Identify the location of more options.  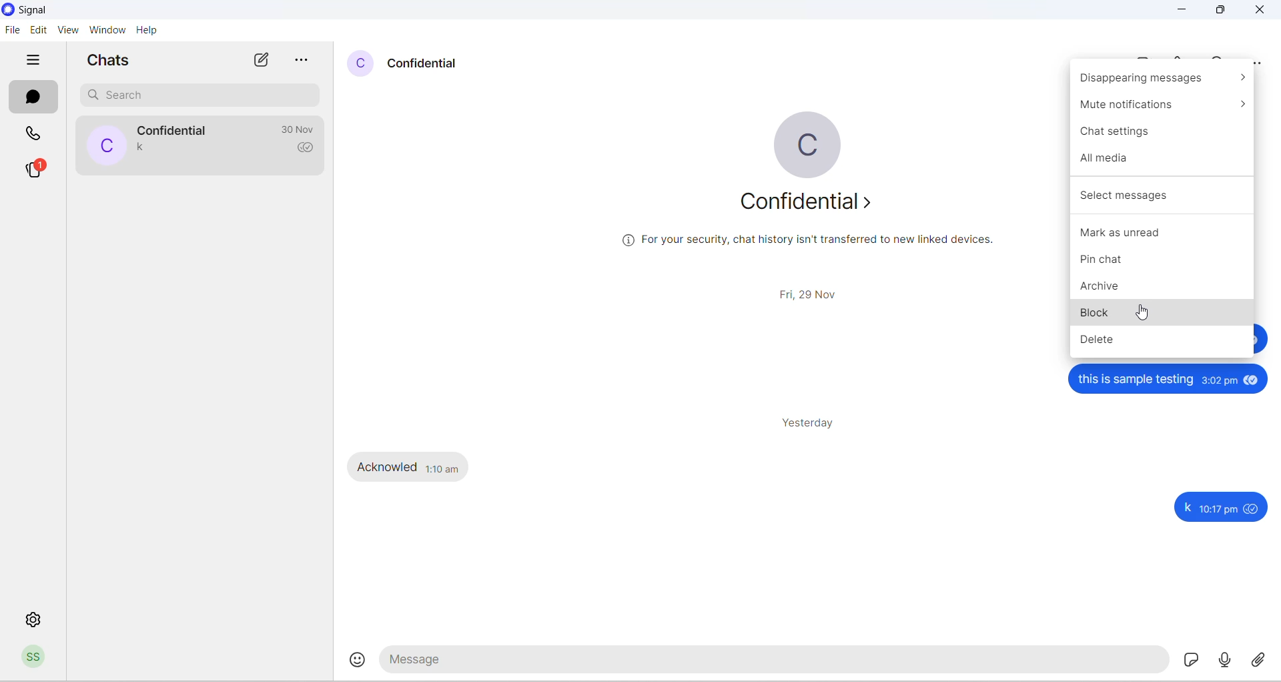
(305, 57).